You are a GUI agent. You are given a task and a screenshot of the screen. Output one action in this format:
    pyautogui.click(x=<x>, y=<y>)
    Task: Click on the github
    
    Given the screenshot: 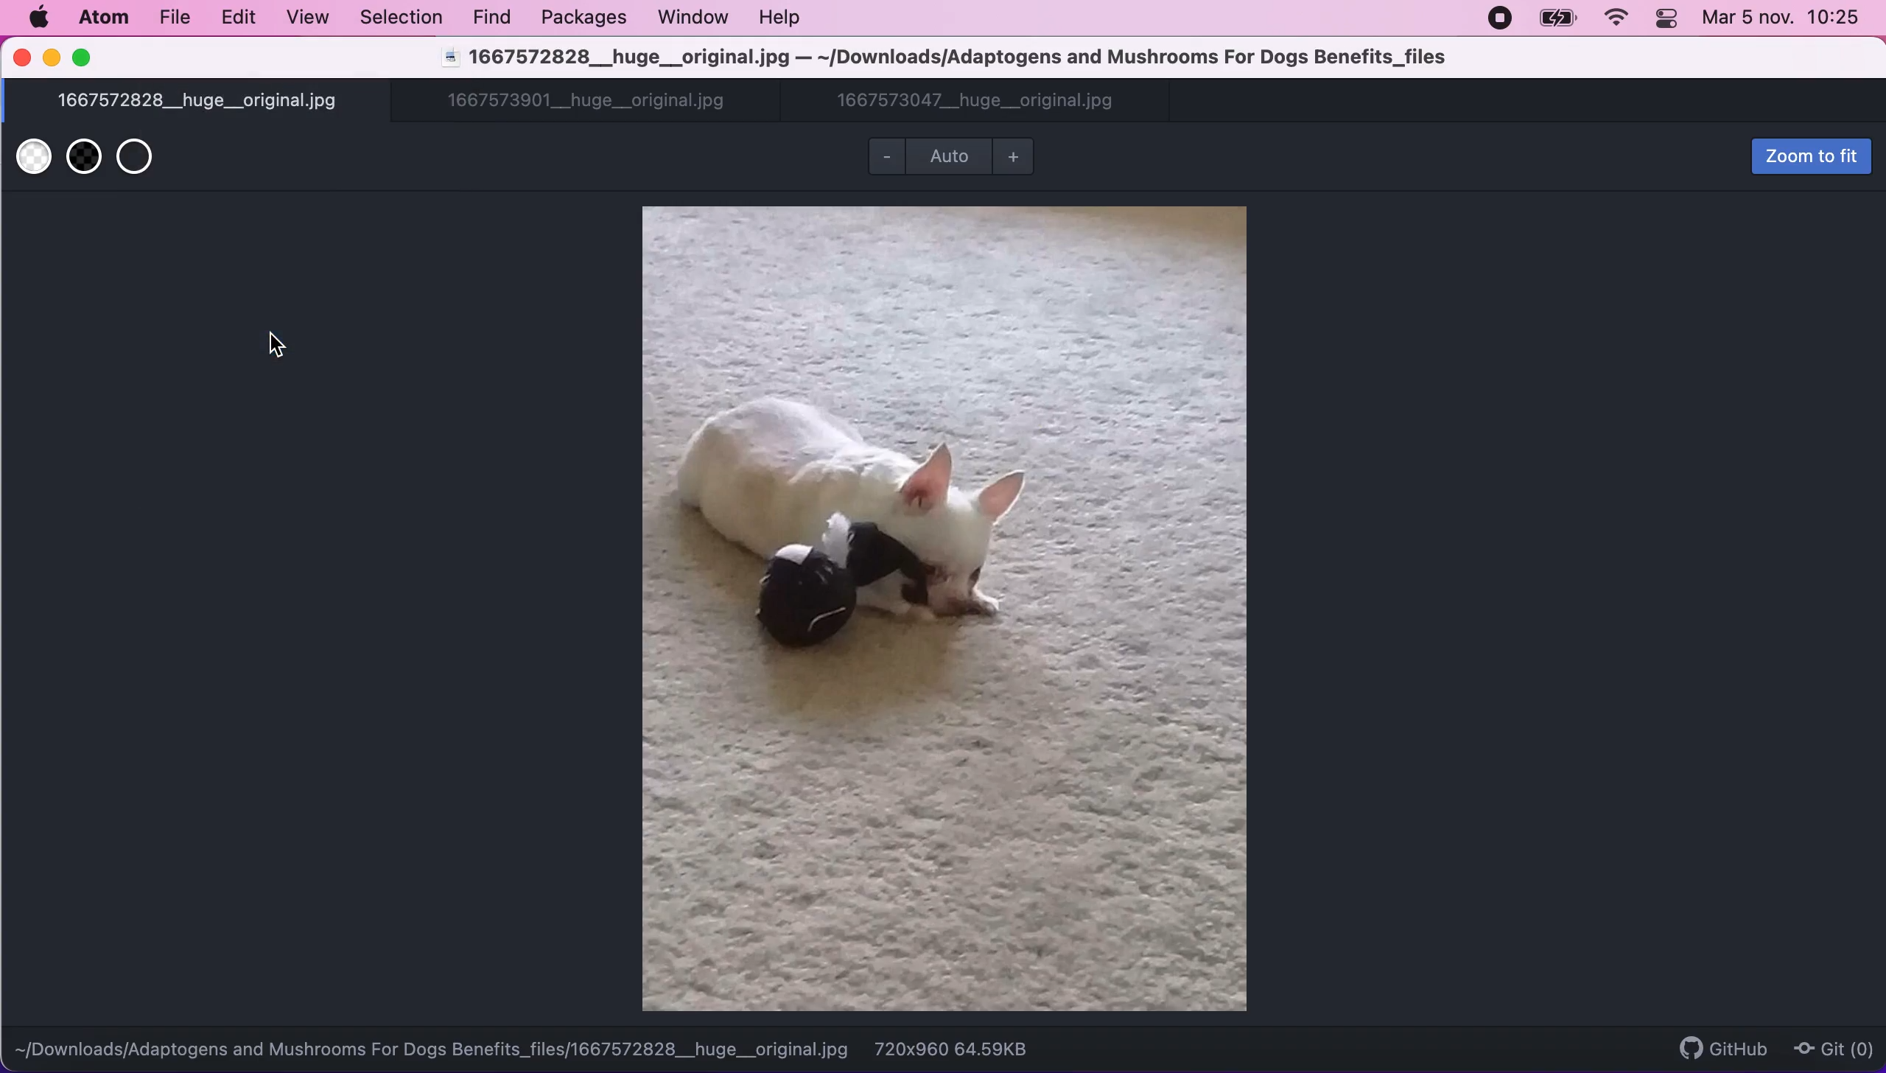 What is the action you would take?
    pyautogui.click(x=1706, y=1046)
    